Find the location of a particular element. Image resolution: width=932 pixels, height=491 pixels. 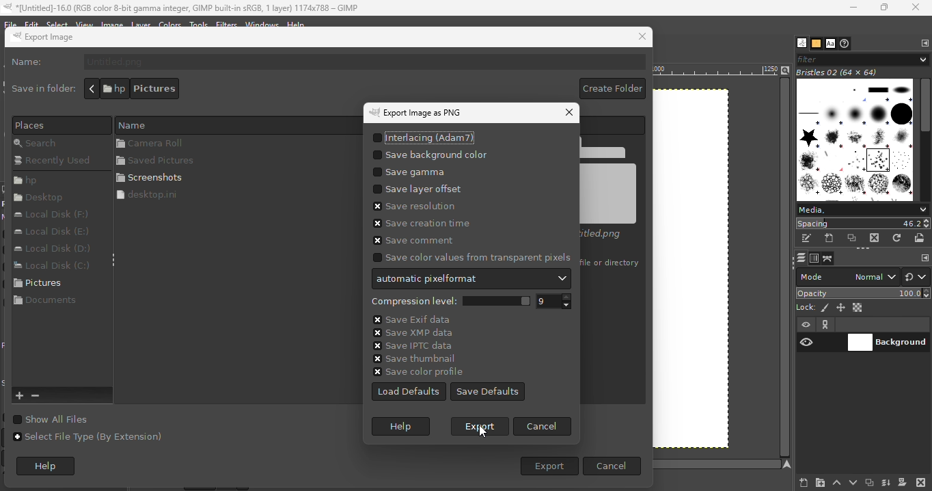

Merge all visible layers with the last used values is located at coordinates (886, 483).